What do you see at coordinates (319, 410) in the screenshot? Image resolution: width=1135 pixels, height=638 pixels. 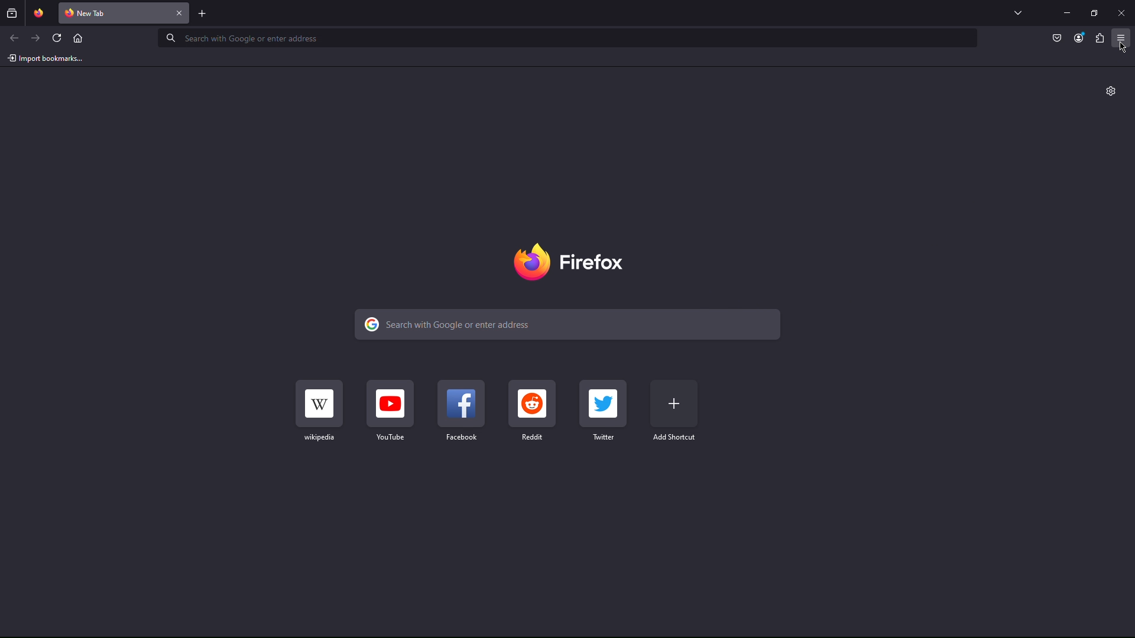 I see `Wikipedia` at bounding box center [319, 410].